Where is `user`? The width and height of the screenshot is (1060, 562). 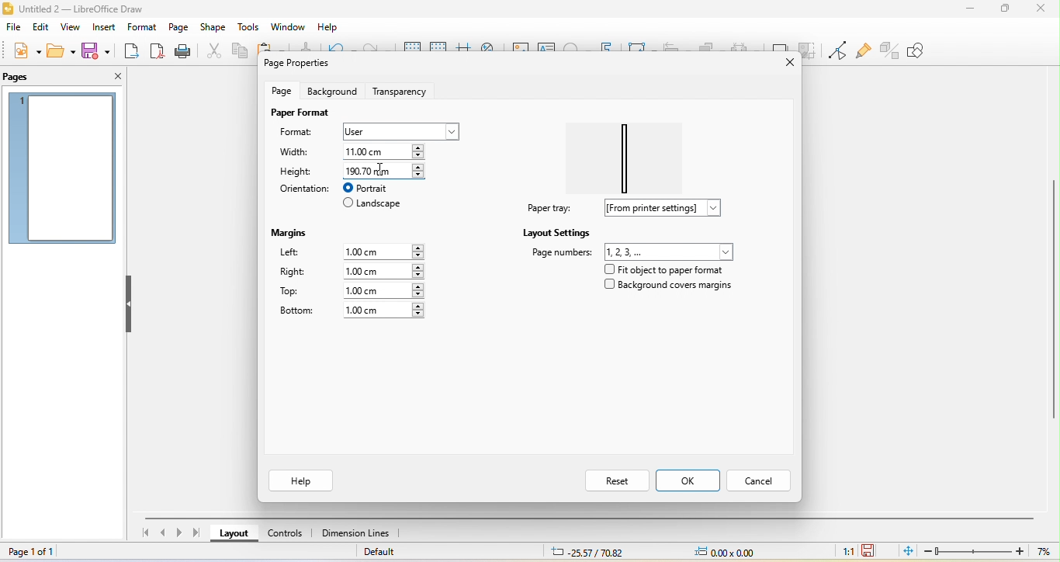
user is located at coordinates (399, 131).